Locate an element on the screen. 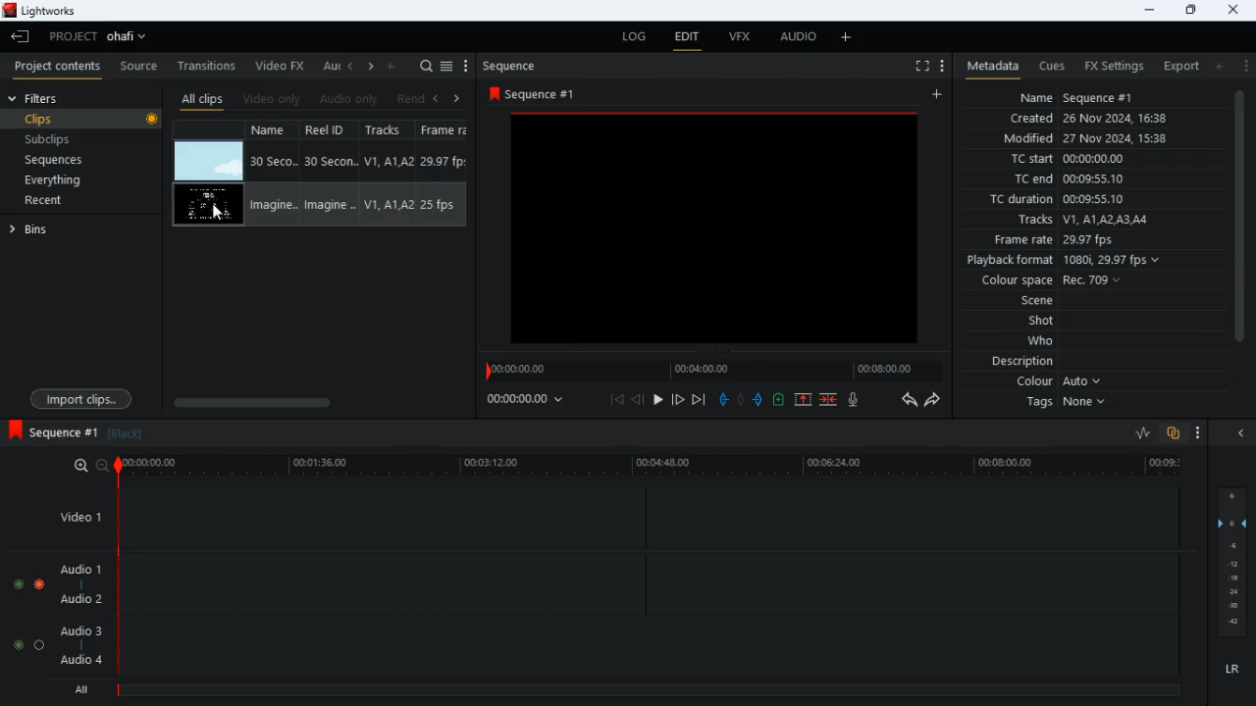  everything is located at coordinates (59, 182).